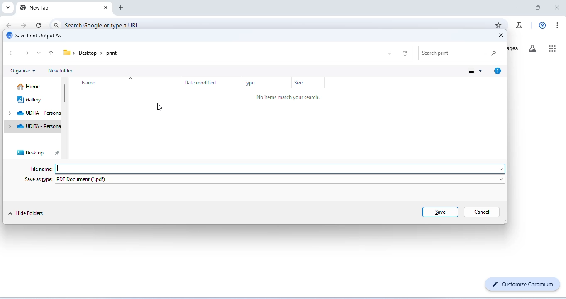  Describe the element at coordinates (52, 54) in the screenshot. I see `up to previous folder` at that location.